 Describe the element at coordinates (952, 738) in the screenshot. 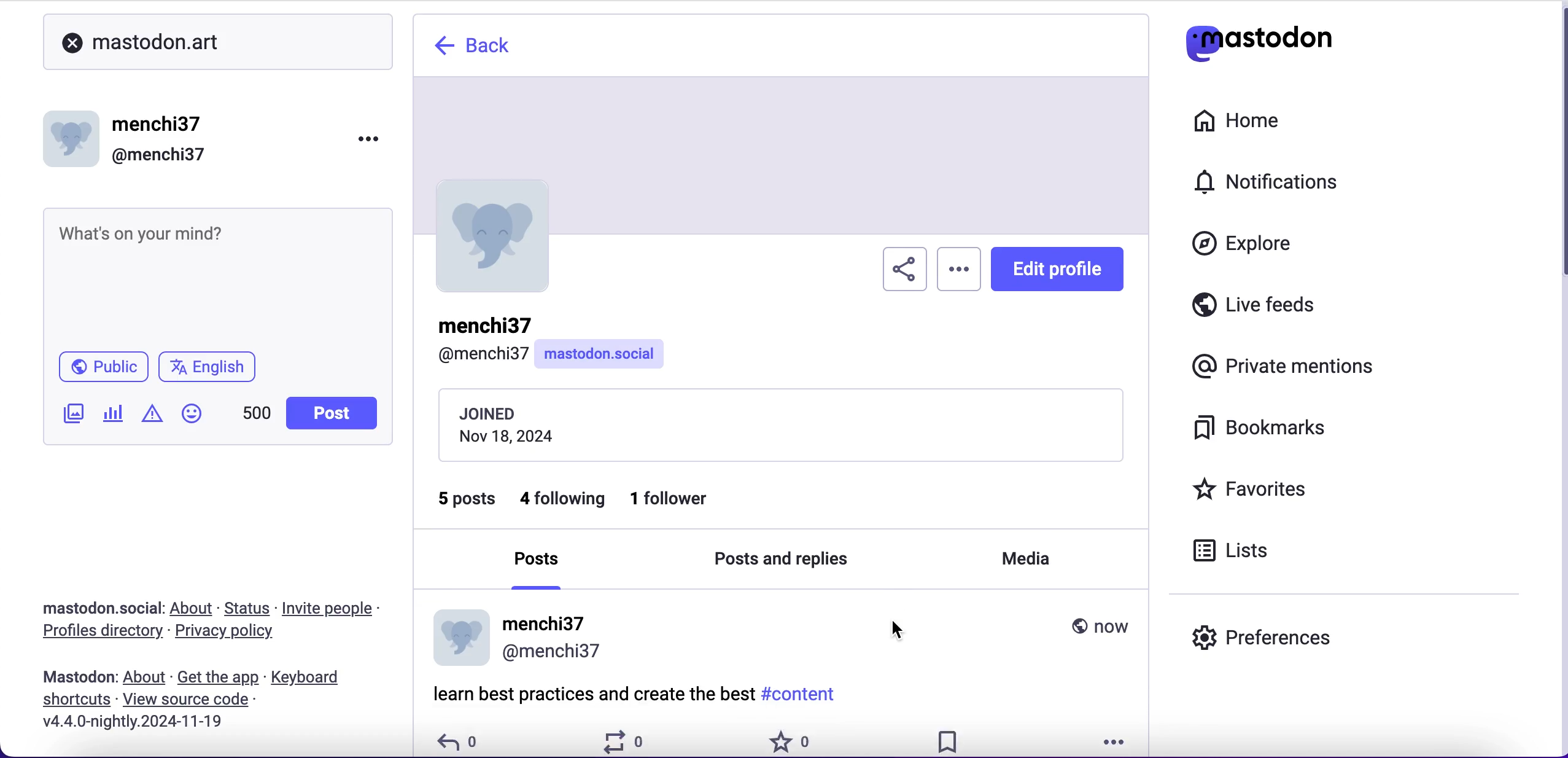

I see `save` at that location.